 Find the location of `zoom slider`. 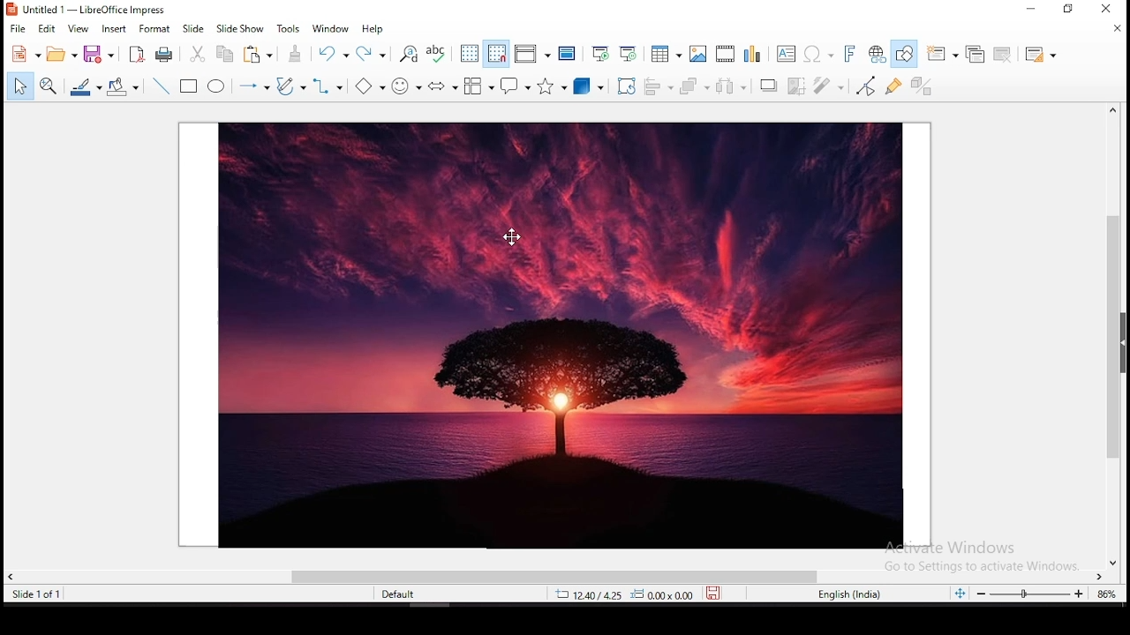

zoom slider is located at coordinates (1030, 594).